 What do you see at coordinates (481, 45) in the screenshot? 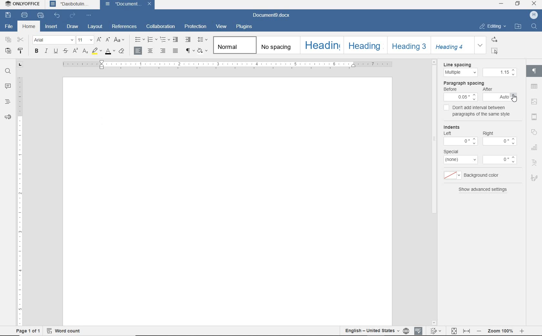
I see `EXPAND` at bounding box center [481, 45].